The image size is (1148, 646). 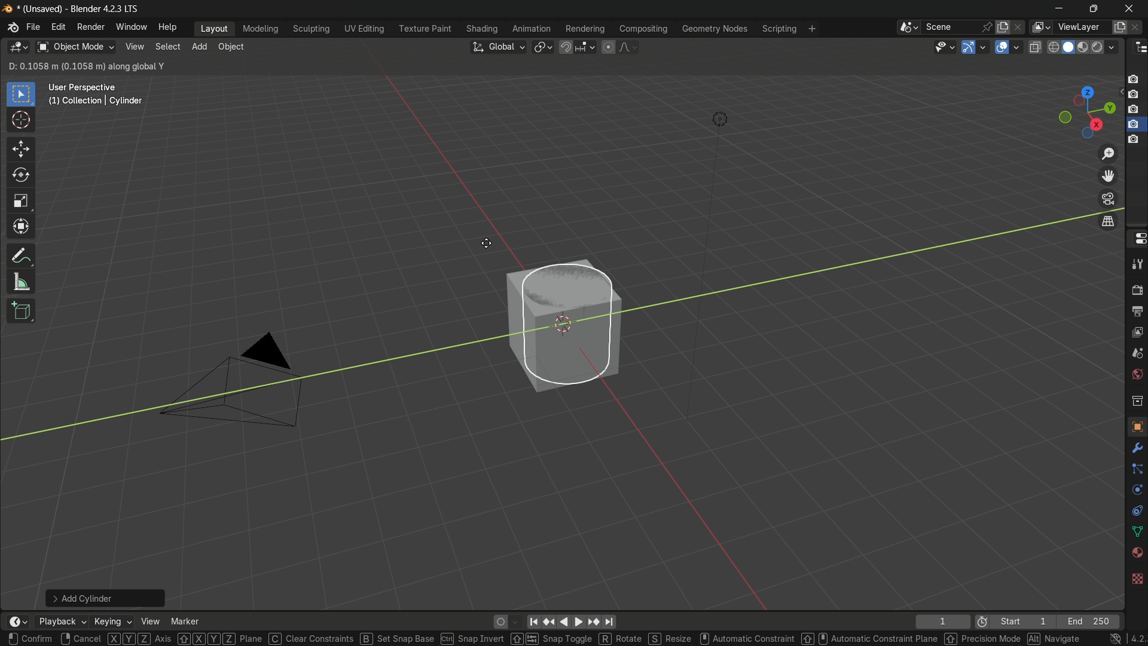 What do you see at coordinates (1137, 239) in the screenshot?
I see `properties` at bounding box center [1137, 239].